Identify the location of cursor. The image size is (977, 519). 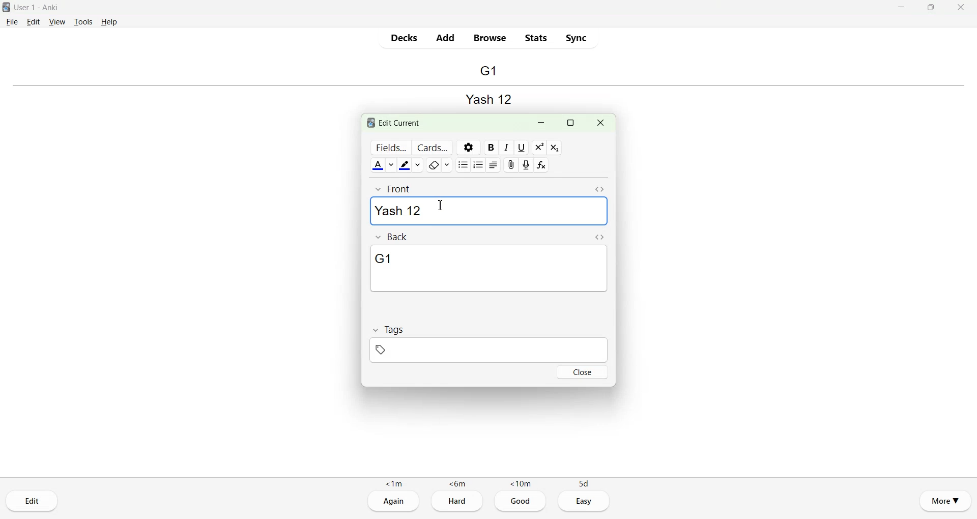
(441, 205).